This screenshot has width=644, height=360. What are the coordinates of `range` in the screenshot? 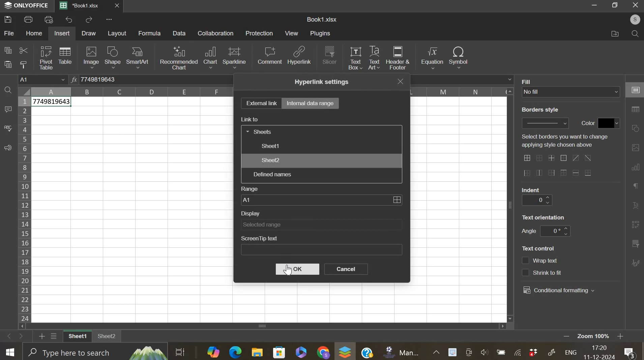 It's located at (321, 200).